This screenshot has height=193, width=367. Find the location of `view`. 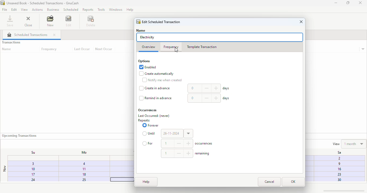

view is located at coordinates (24, 10).